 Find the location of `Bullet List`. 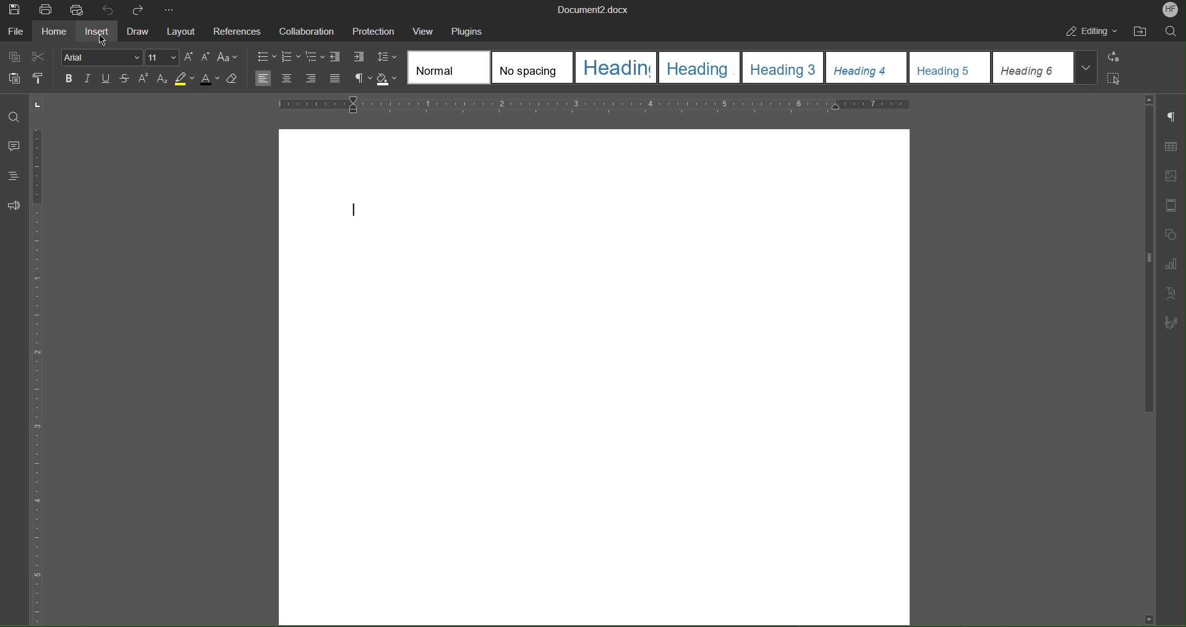

Bullet List is located at coordinates (265, 56).